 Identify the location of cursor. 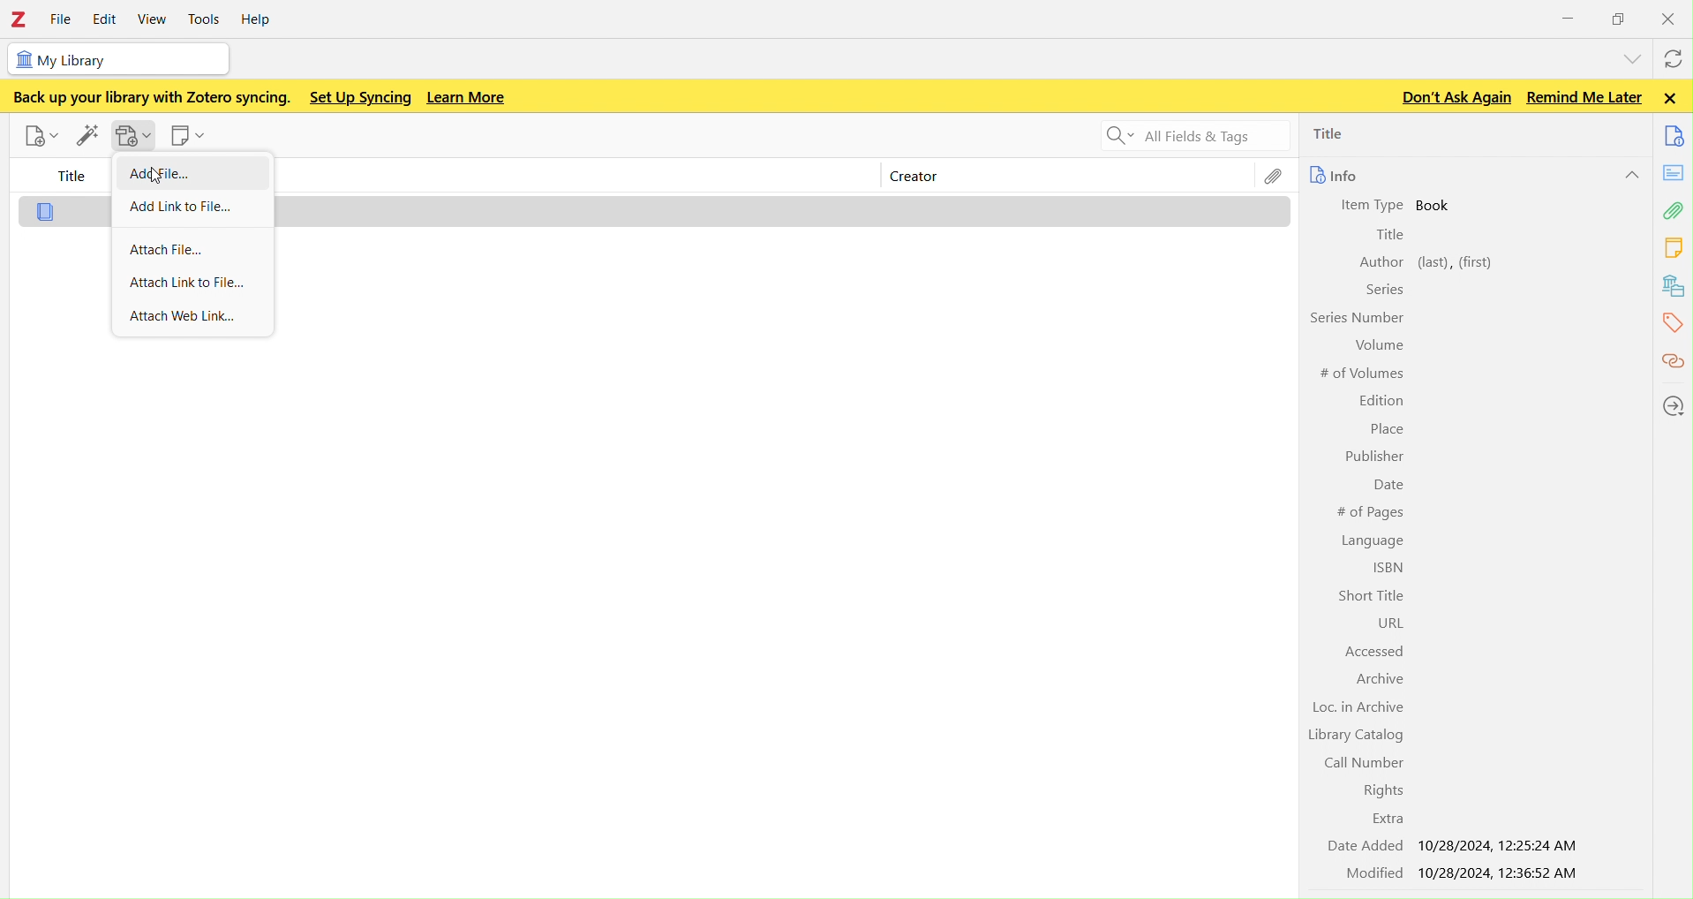
(154, 176).